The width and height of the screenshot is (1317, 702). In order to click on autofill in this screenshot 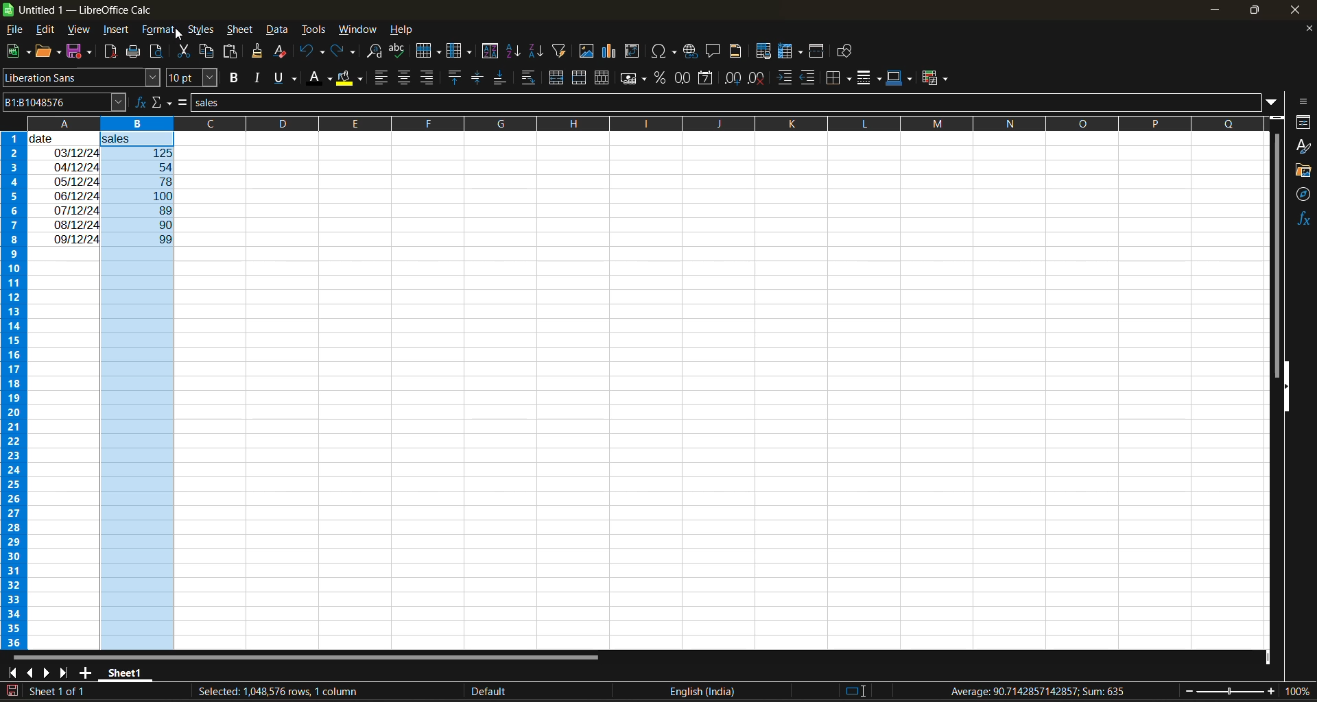, I will do `click(563, 51)`.